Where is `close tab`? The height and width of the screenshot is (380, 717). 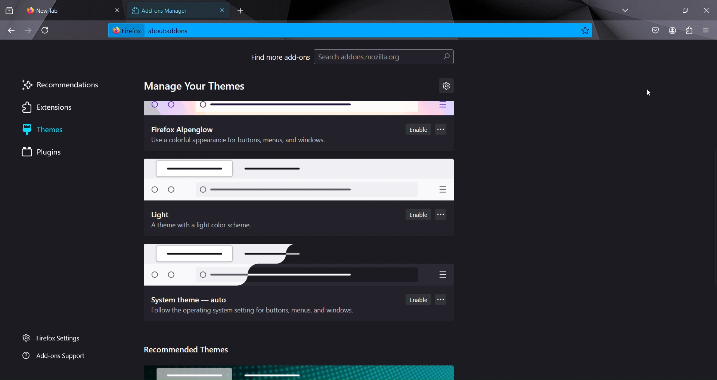 close tab is located at coordinates (222, 10).